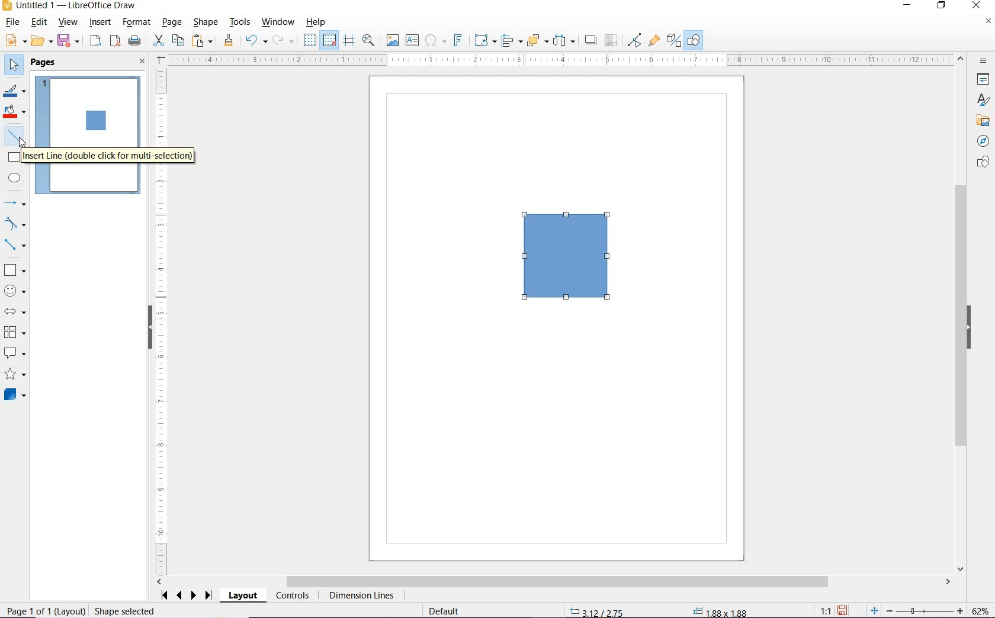 This screenshot has height=618, width=995. Describe the element at coordinates (292, 596) in the screenshot. I see `CONTROLS` at that location.